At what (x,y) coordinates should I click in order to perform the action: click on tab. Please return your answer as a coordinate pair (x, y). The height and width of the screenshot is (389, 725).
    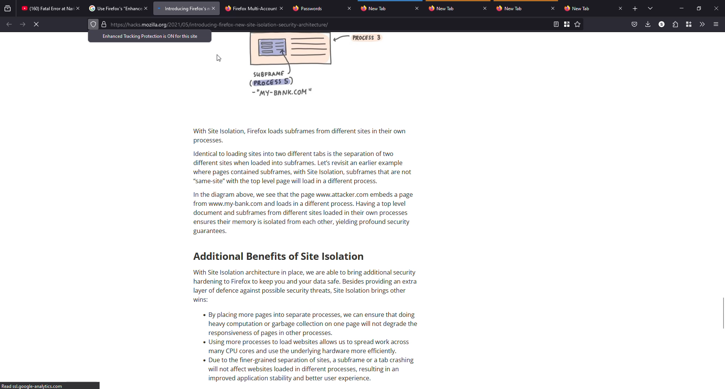
    Looking at the image, I should click on (310, 8).